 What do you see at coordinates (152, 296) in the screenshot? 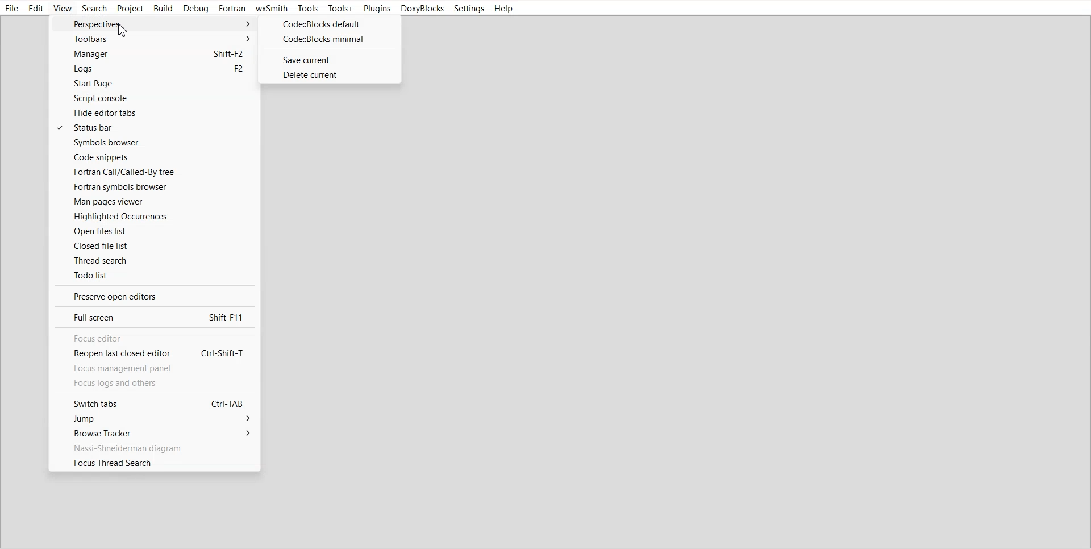
I see `Preserve open editors` at bounding box center [152, 296].